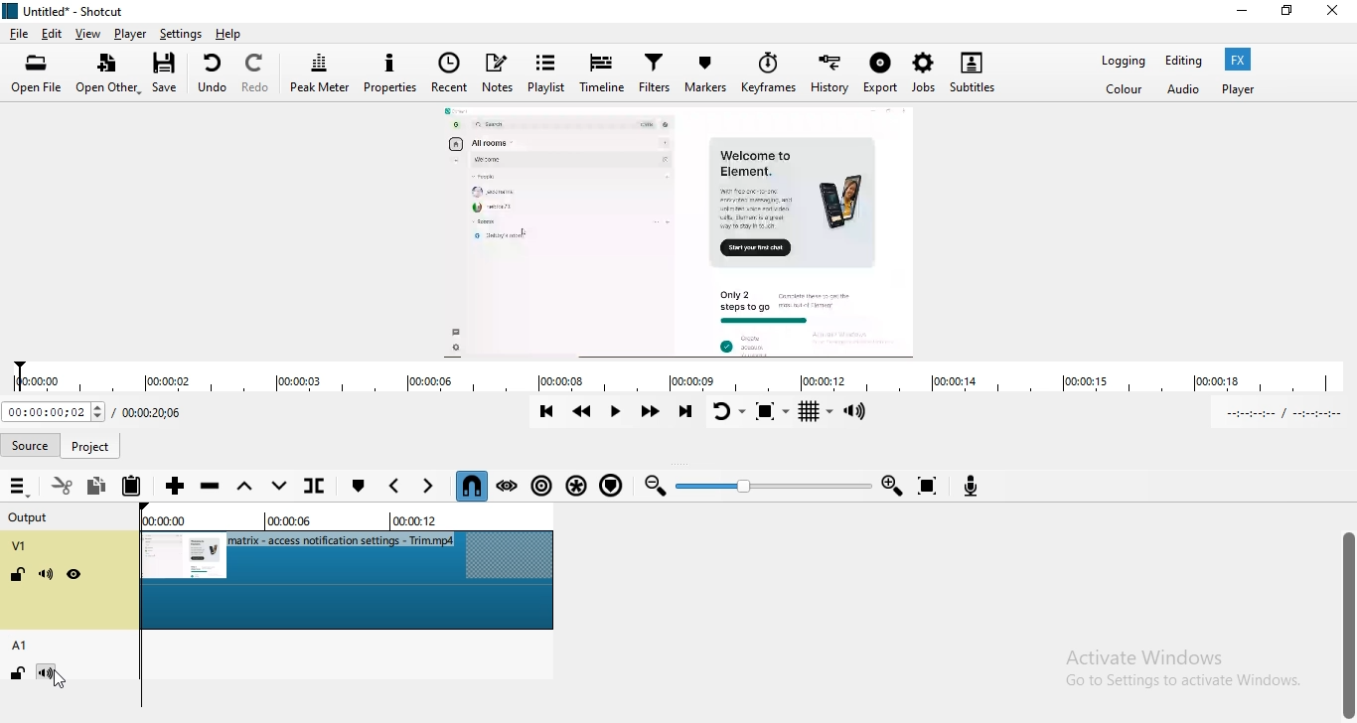 The width and height of the screenshot is (1357, 723). What do you see at coordinates (1288, 13) in the screenshot?
I see `Restore` at bounding box center [1288, 13].